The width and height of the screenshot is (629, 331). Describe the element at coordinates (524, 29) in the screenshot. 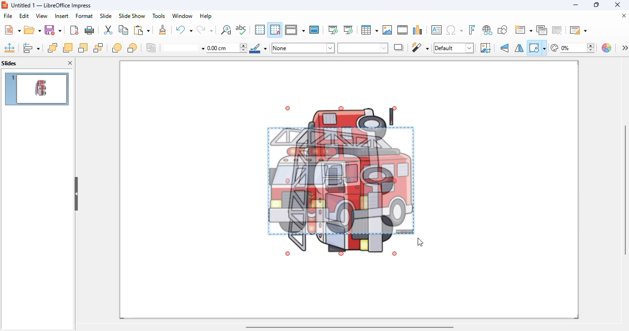

I see `new slide` at that location.